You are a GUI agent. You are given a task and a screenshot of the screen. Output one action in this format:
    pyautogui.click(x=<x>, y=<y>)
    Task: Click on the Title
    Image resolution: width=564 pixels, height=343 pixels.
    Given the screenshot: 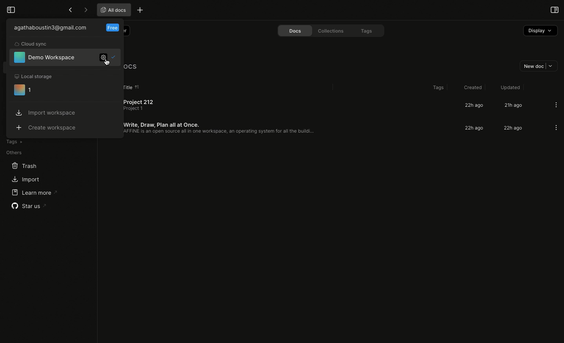 What is the action you would take?
    pyautogui.click(x=127, y=87)
    